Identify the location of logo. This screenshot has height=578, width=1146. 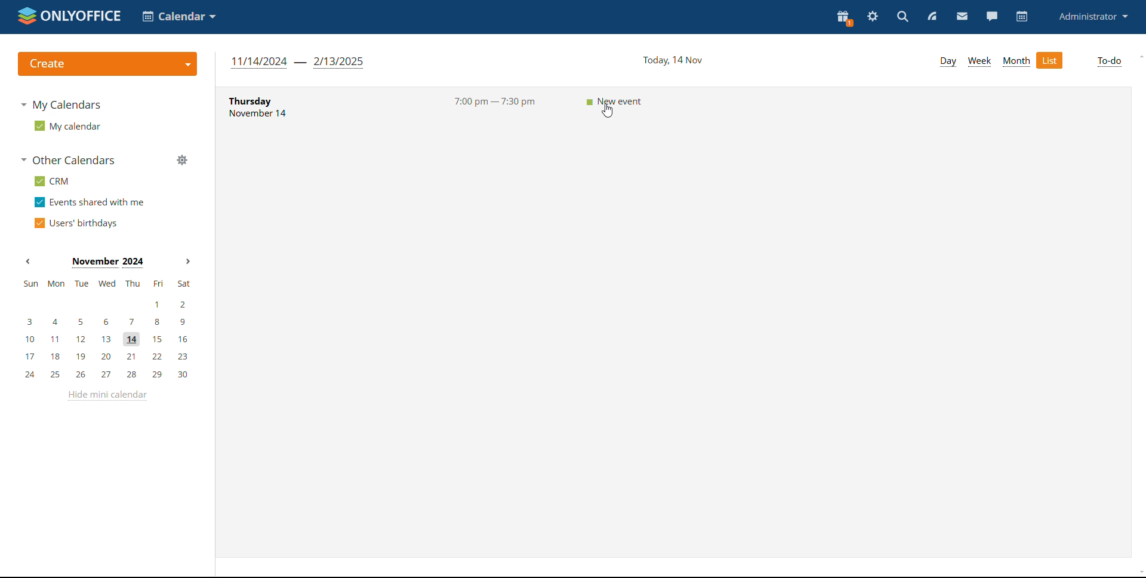
(69, 17).